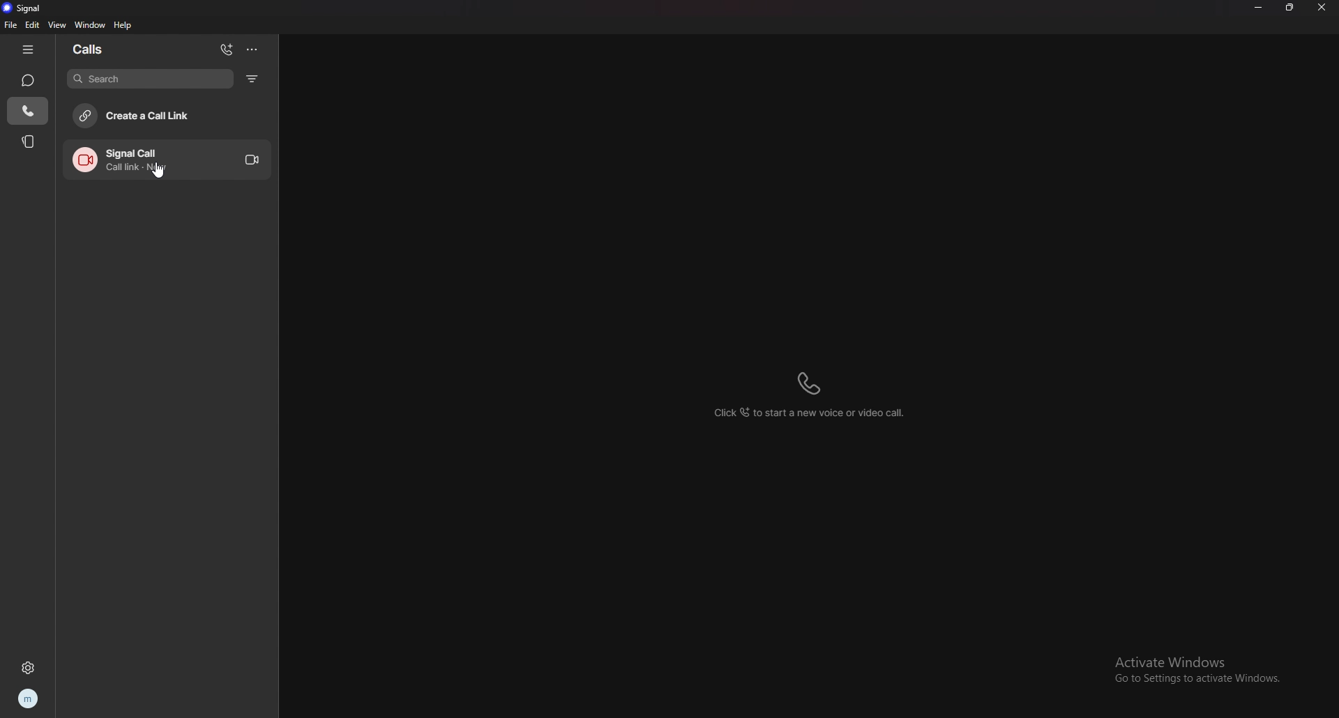 This screenshot has width=1339, height=718. What do you see at coordinates (29, 49) in the screenshot?
I see `hide tab` at bounding box center [29, 49].